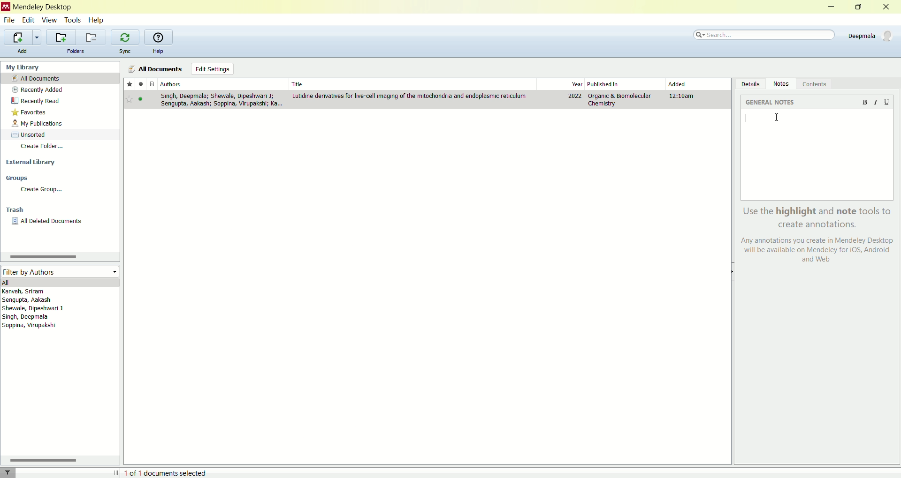 The width and height of the screenshot is (901, 478). What do you see at coordinates (126, 37) in the screenshot?
I see `synchronize your library with Mendeley web` at bounding box center [126, 37].